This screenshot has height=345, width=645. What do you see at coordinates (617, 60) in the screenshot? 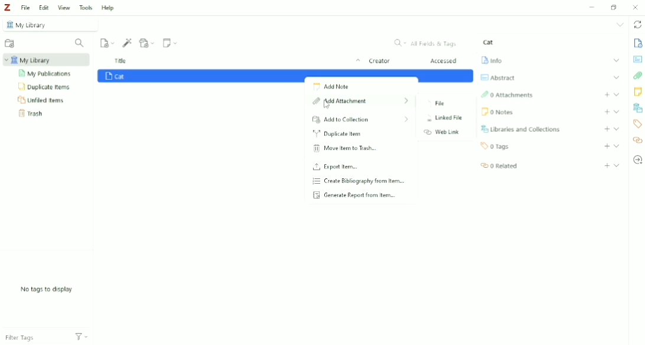
I see `Expand section` at bounding box center [617, 60].